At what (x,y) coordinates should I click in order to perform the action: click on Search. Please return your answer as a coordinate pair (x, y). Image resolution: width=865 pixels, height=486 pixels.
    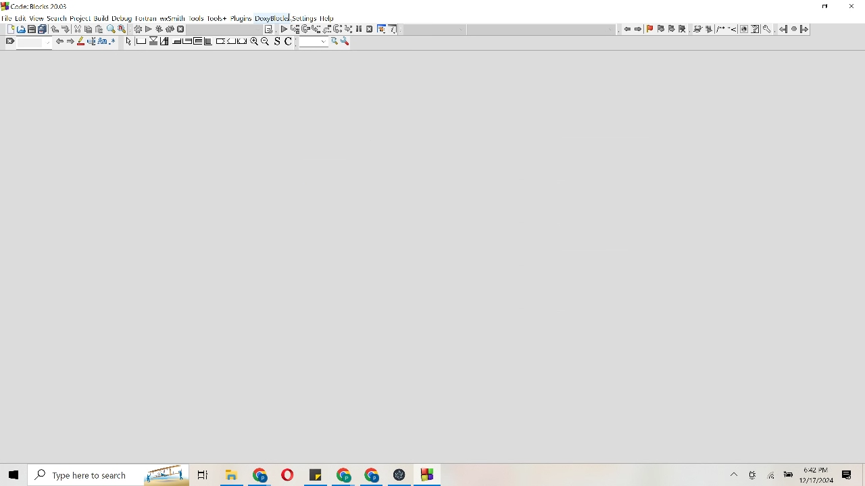
    Looking at the image, I should click on (57, 18).